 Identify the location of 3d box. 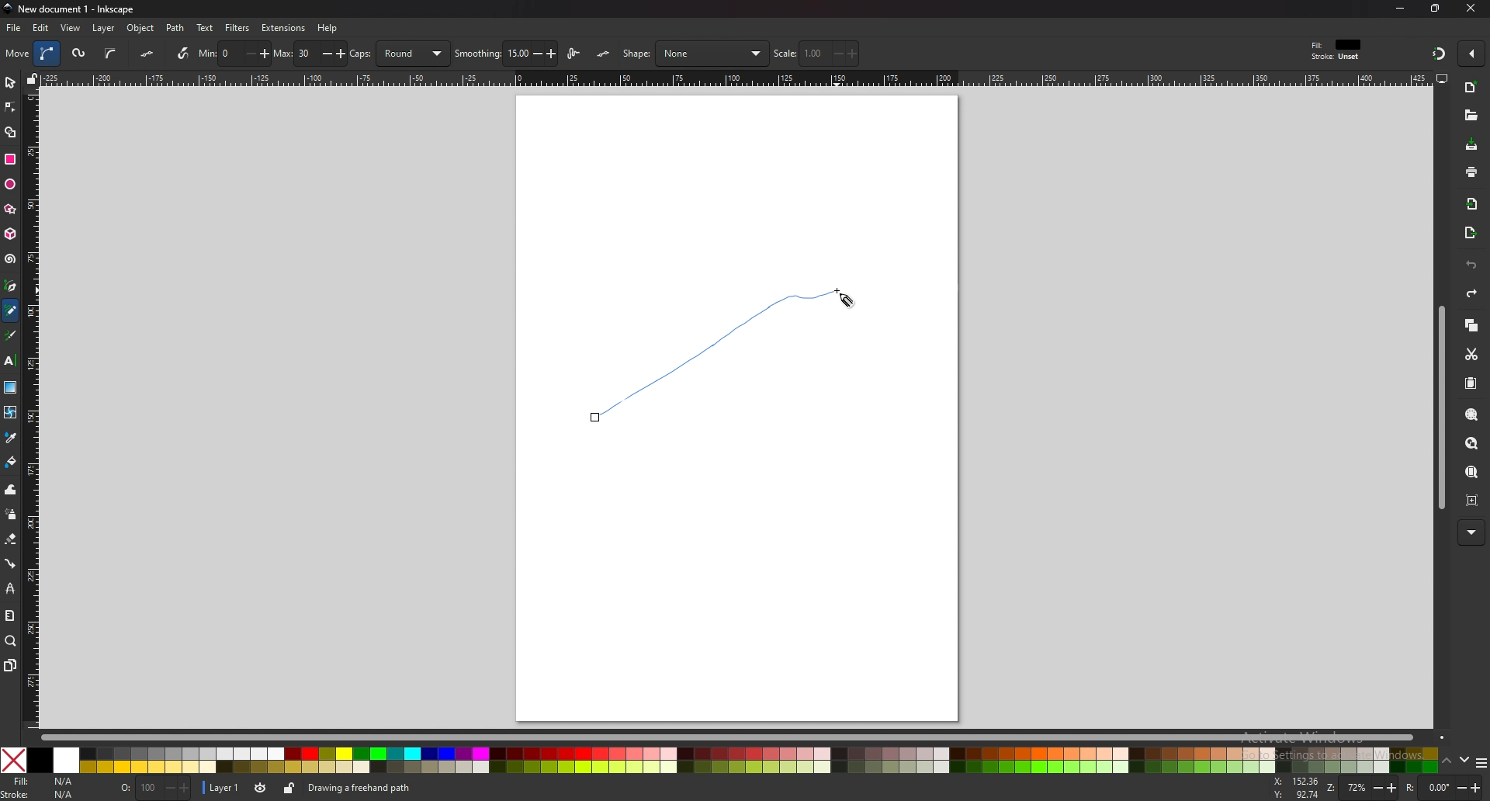
(10, 234).